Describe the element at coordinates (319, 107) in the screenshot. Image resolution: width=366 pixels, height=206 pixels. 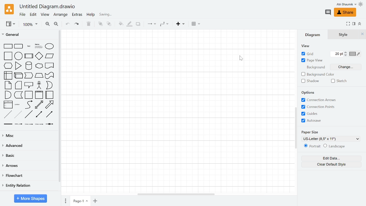
I see `Co-ordinate points` at that location.